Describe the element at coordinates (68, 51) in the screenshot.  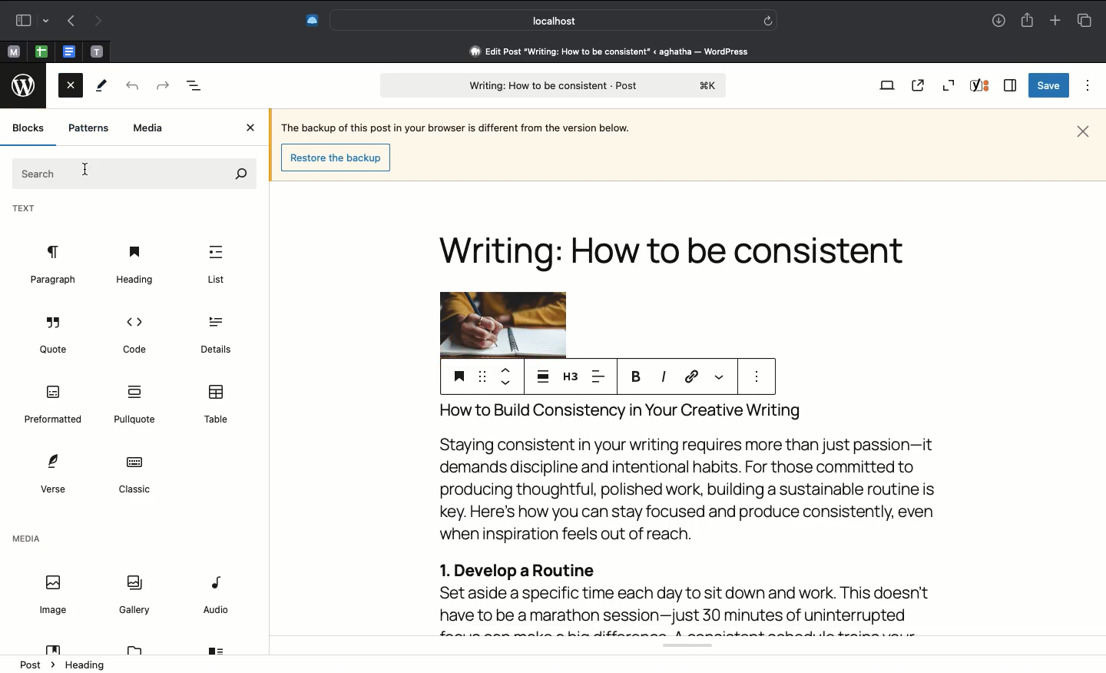
I see `Pinned tabs` at that location.